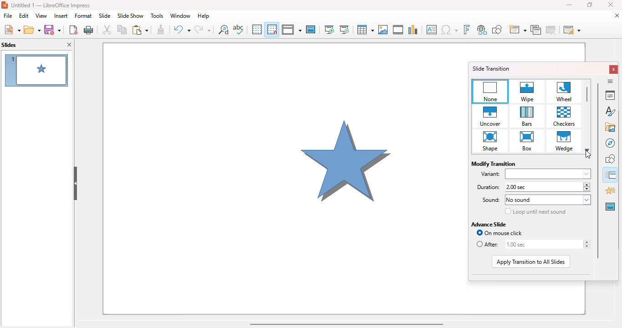 Image resolution: width=622 pixels, height=328 pixels. I want to click on duration, so click(486, 187).